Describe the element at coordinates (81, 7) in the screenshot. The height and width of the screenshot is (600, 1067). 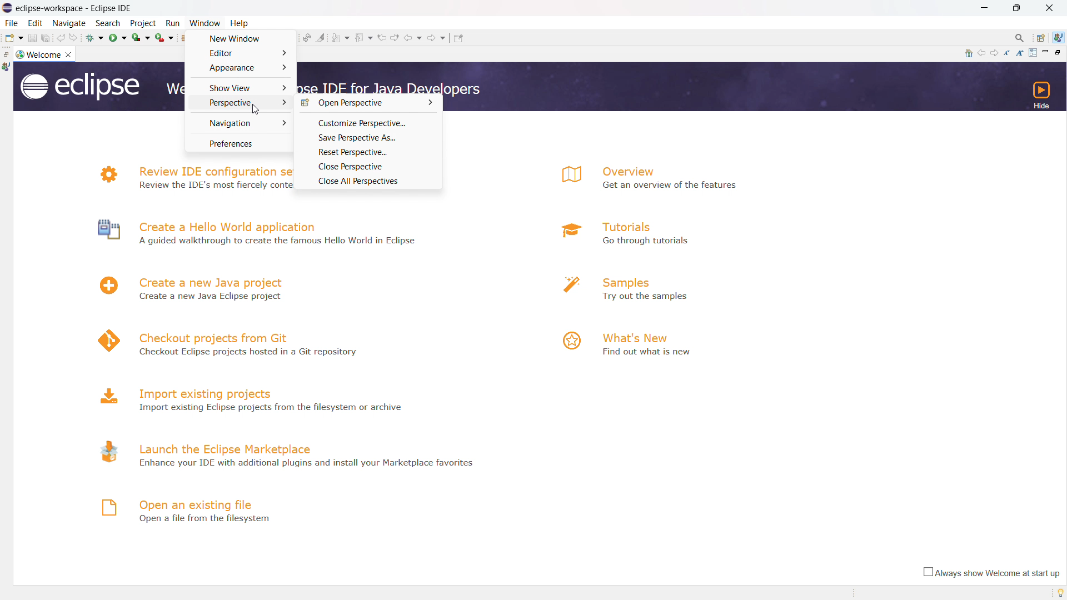
I see `Title` at that location.